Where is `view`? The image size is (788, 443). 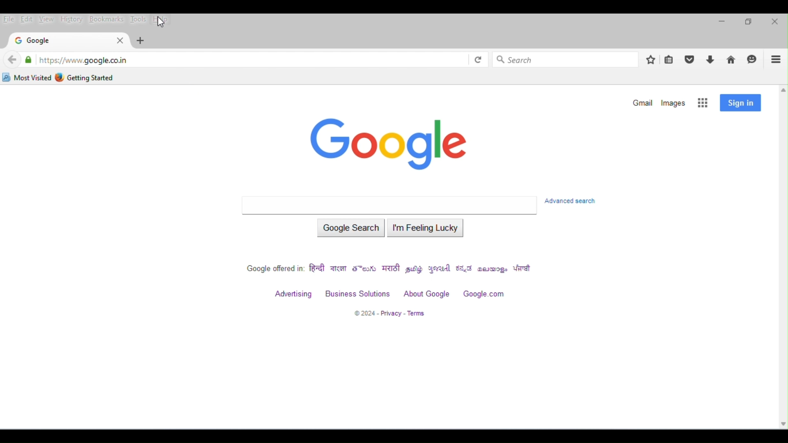
view is located at coordinates (46, 19).